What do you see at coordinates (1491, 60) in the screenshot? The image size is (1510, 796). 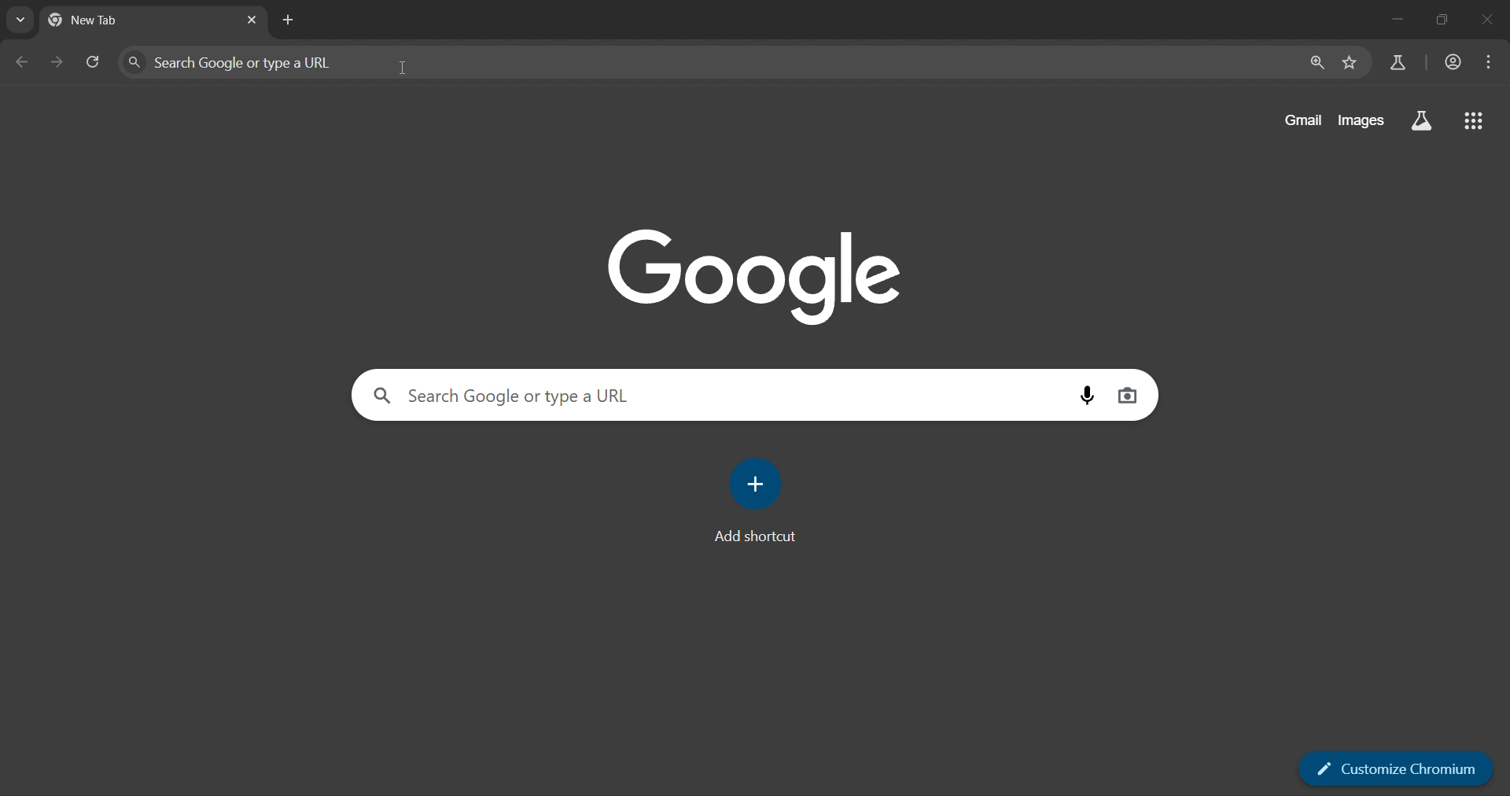 I see `menu` at bounding box center [1491, 60].